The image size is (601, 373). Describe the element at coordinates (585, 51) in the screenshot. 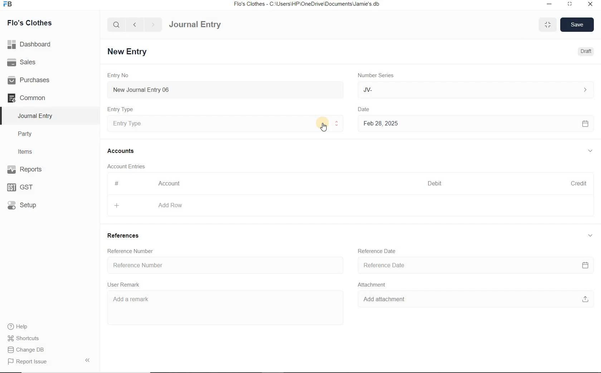

I see `Draft` at that location.